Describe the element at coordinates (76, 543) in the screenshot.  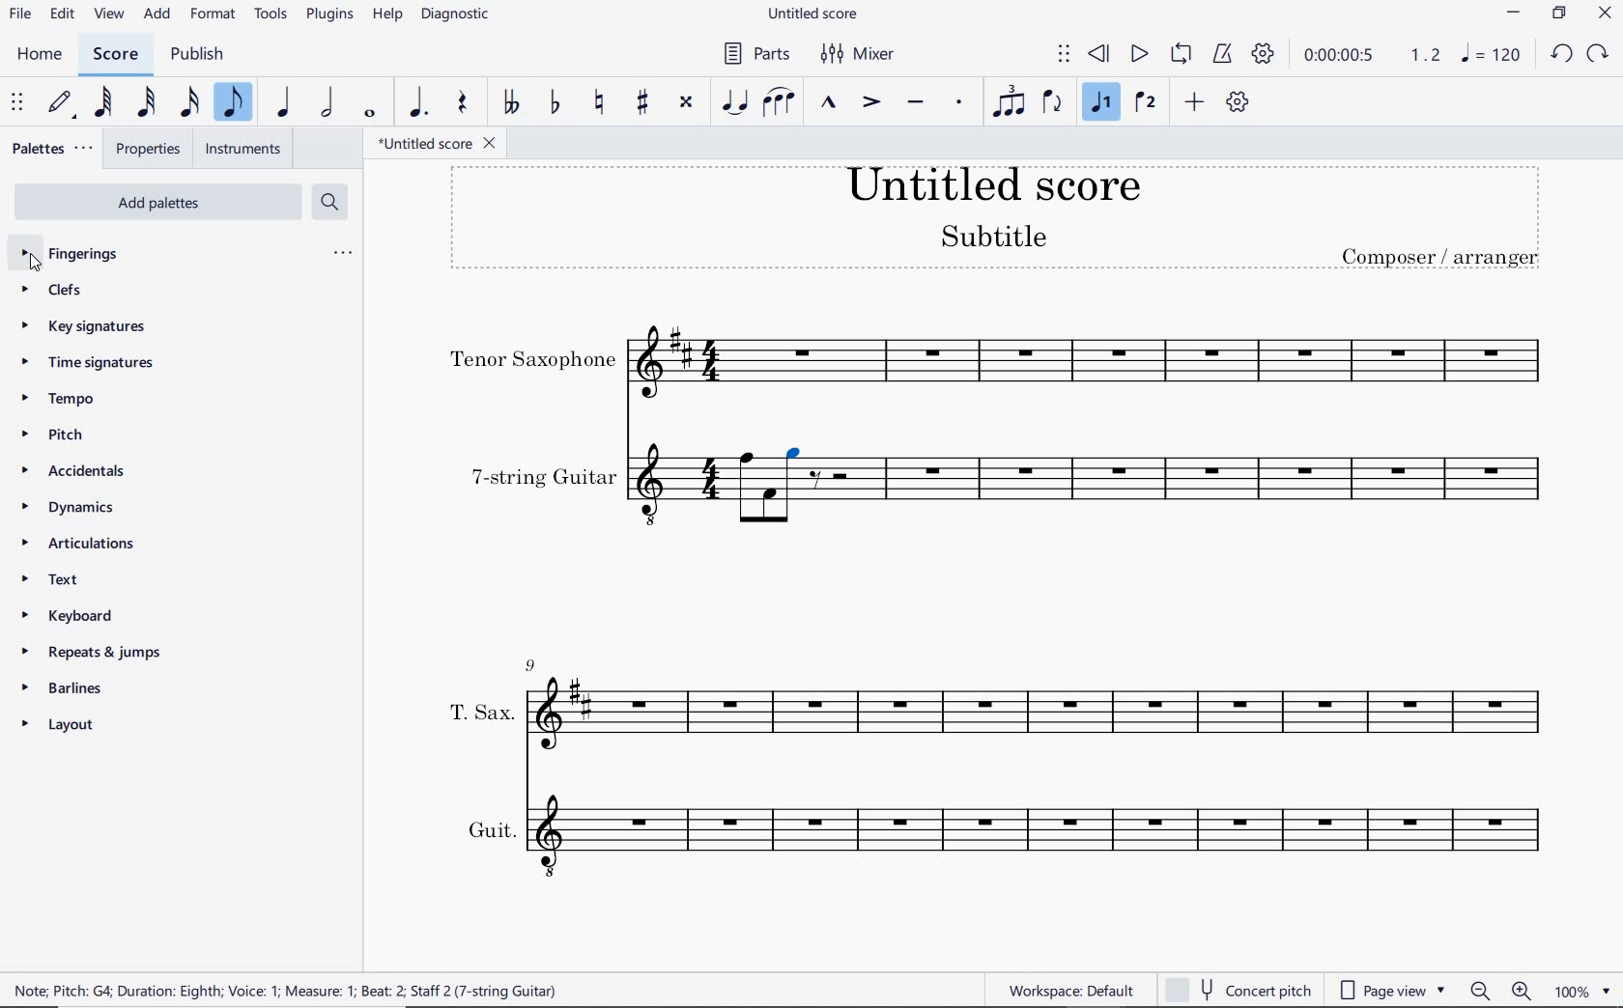
I see `ARTICULATIONS` at that location.